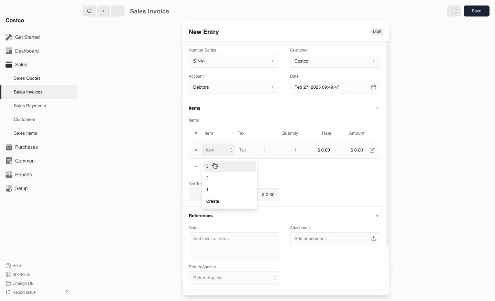  What do you see at coordinates (232, 62) in the screenshot?
I see `SINV-` at bounding box center [232, 62].